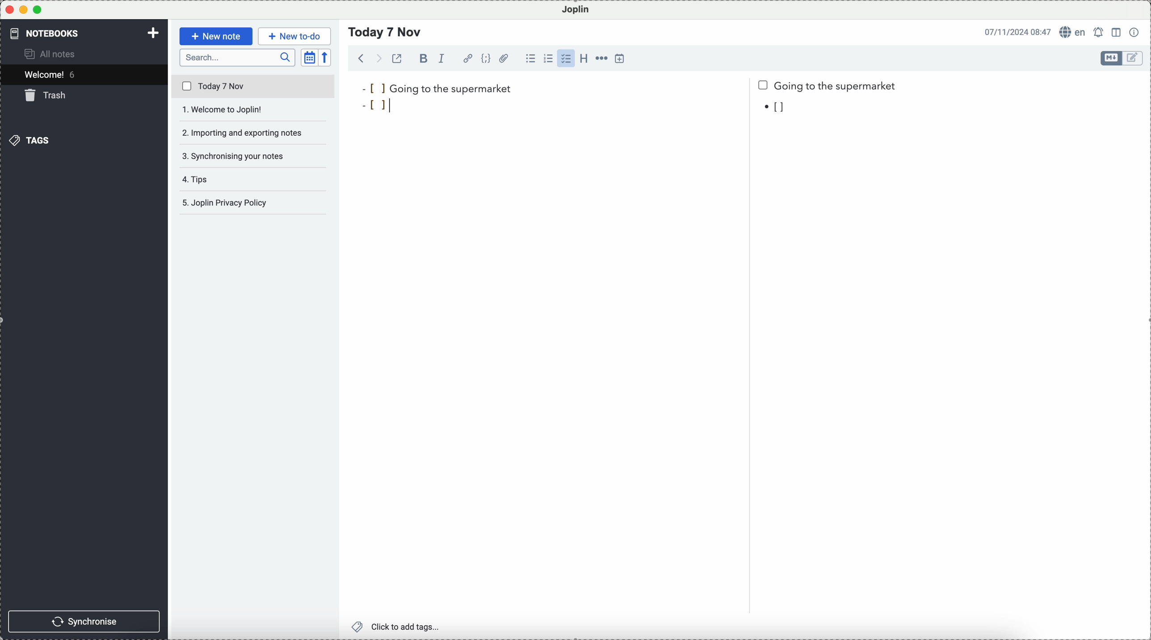 This screenshot has width=1151, height=640. I want to click on checkbox, so click(566, 59).